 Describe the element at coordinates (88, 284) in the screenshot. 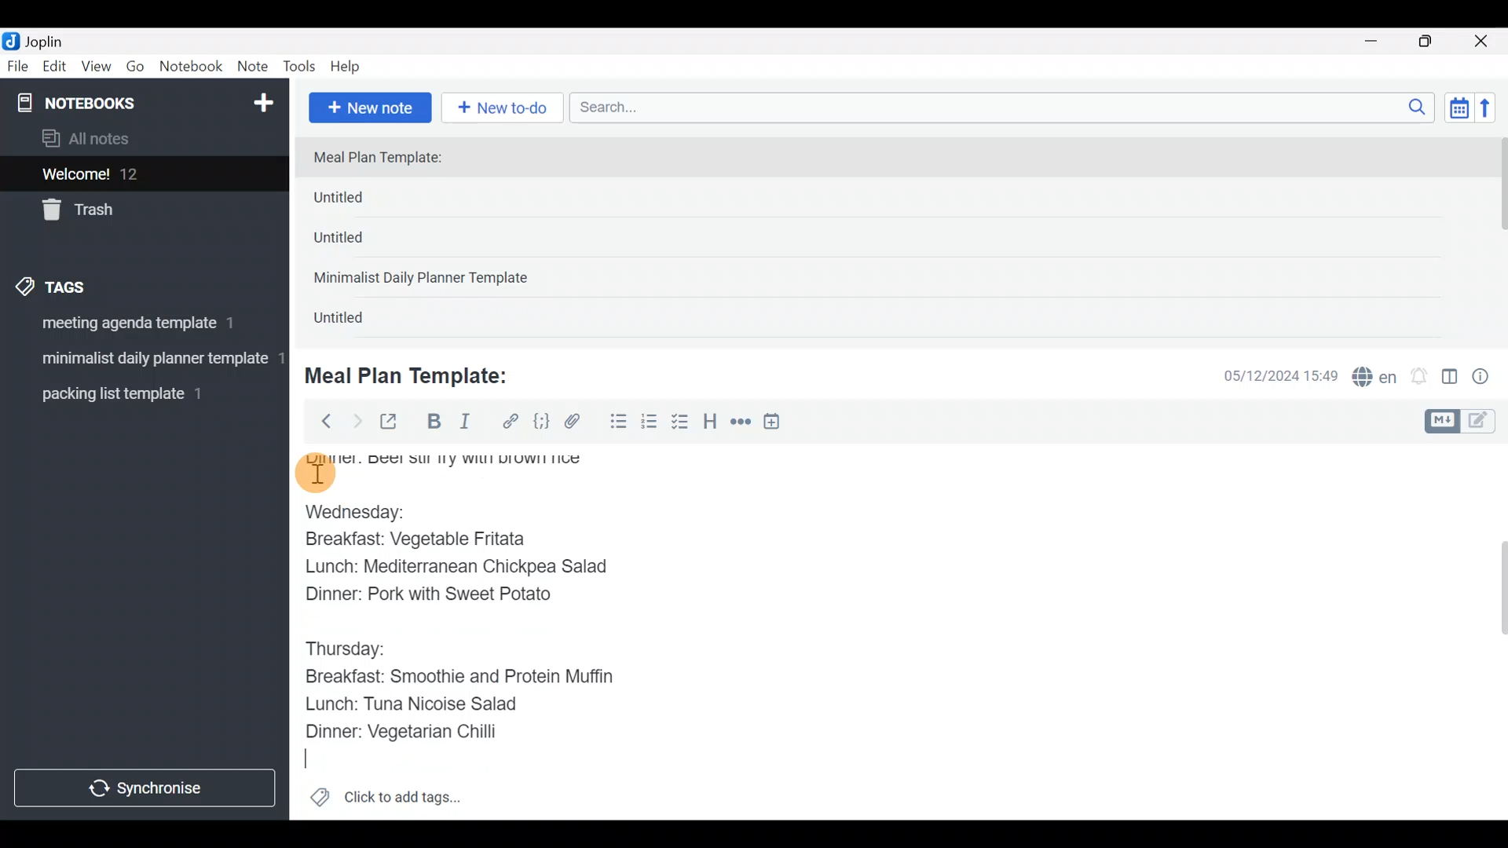

I see `Tags` at that location.